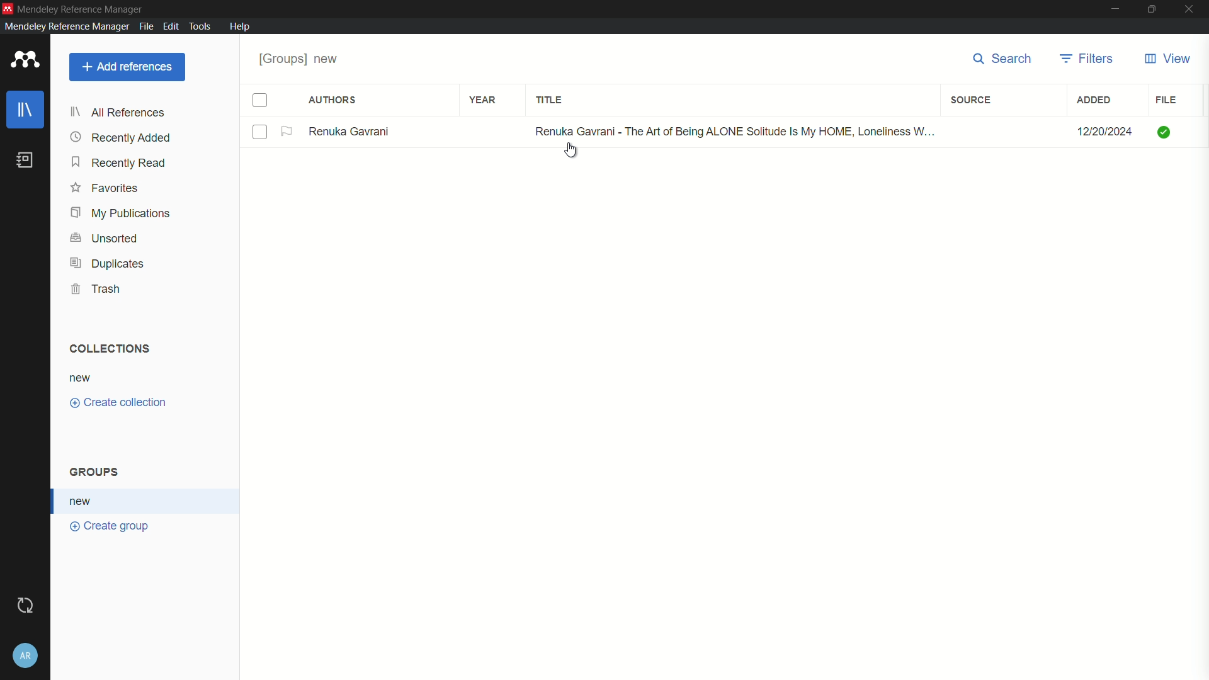 The image size is (1209, 680). What do you see at coordinates (1006, 60) in the screenshot?
I see `search` at bounding box center [1006, 60].